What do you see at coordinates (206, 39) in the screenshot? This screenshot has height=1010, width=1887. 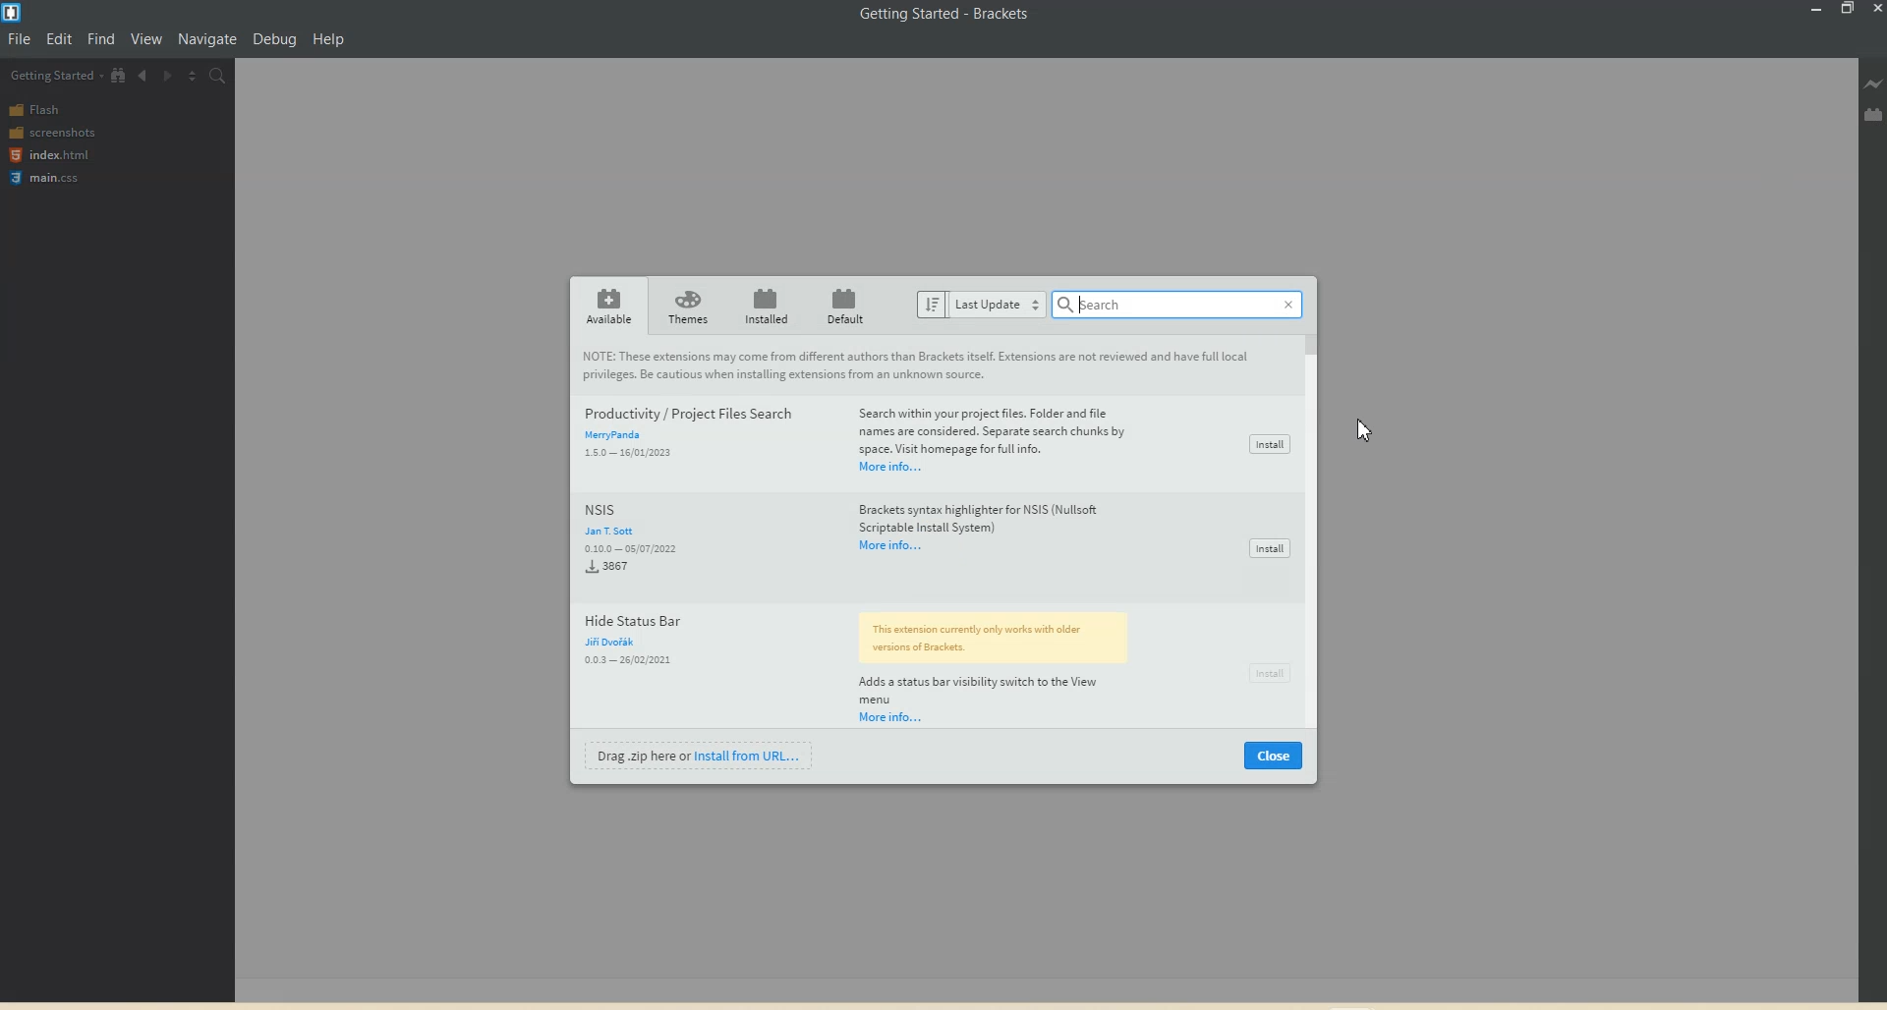 I see `Navigation` at bounding box center [206, 39].